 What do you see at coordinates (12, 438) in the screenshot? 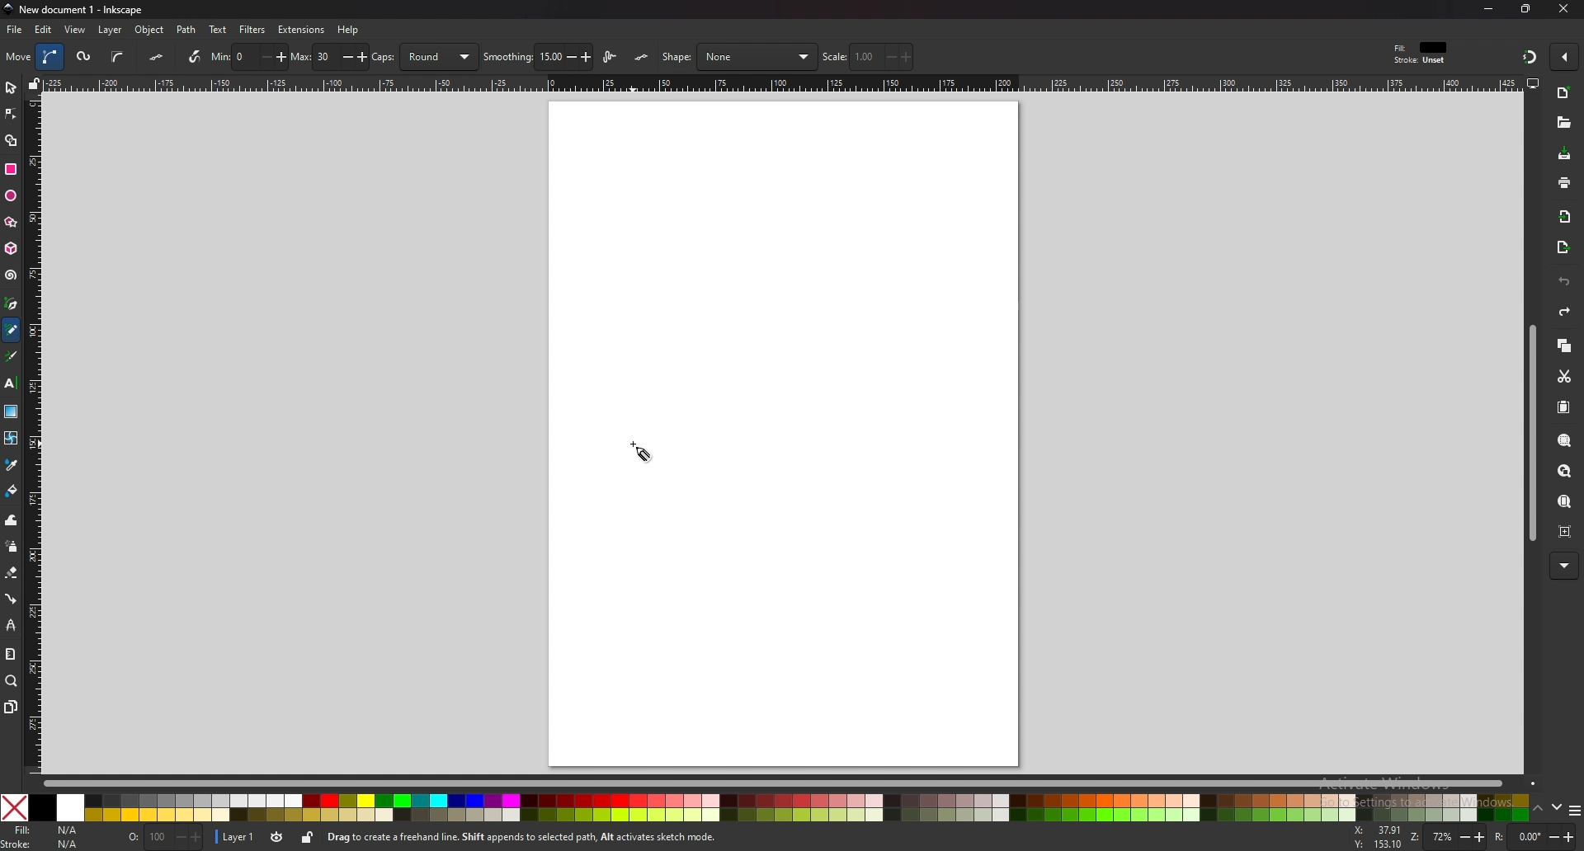
I see `mesh` at bounding box center [12, 438].